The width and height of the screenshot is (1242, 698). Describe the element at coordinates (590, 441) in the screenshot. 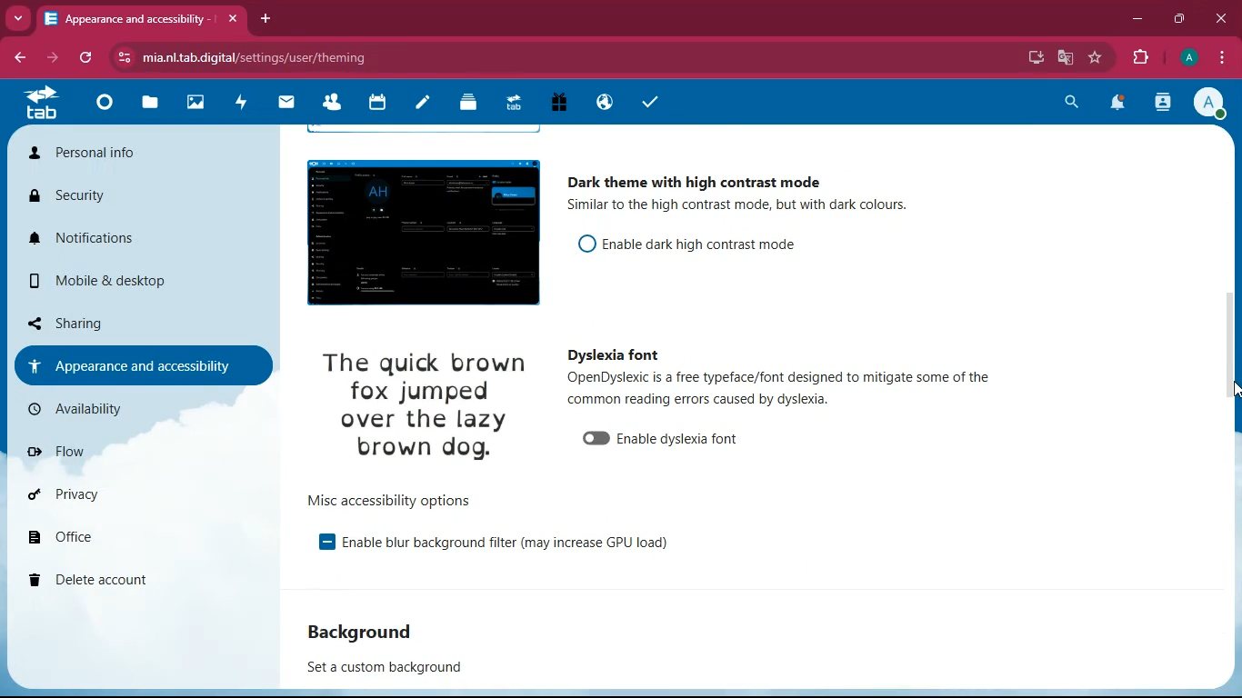

I see `unable` at that location.